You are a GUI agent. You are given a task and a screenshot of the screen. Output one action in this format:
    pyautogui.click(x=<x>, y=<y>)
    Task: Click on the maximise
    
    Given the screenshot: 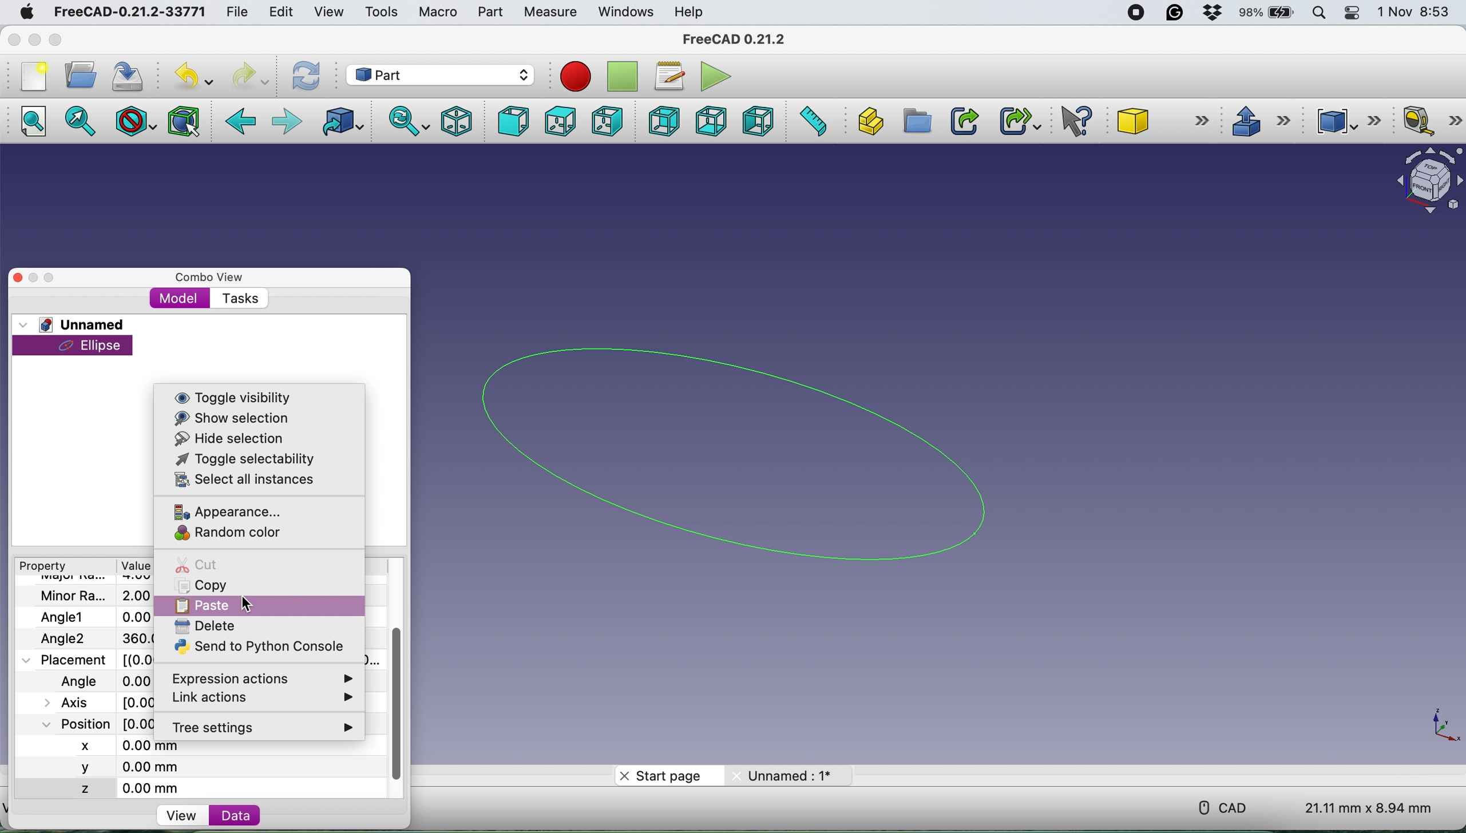 What is the action you would take?
    pyautogui.click(x=53, y=40)
    